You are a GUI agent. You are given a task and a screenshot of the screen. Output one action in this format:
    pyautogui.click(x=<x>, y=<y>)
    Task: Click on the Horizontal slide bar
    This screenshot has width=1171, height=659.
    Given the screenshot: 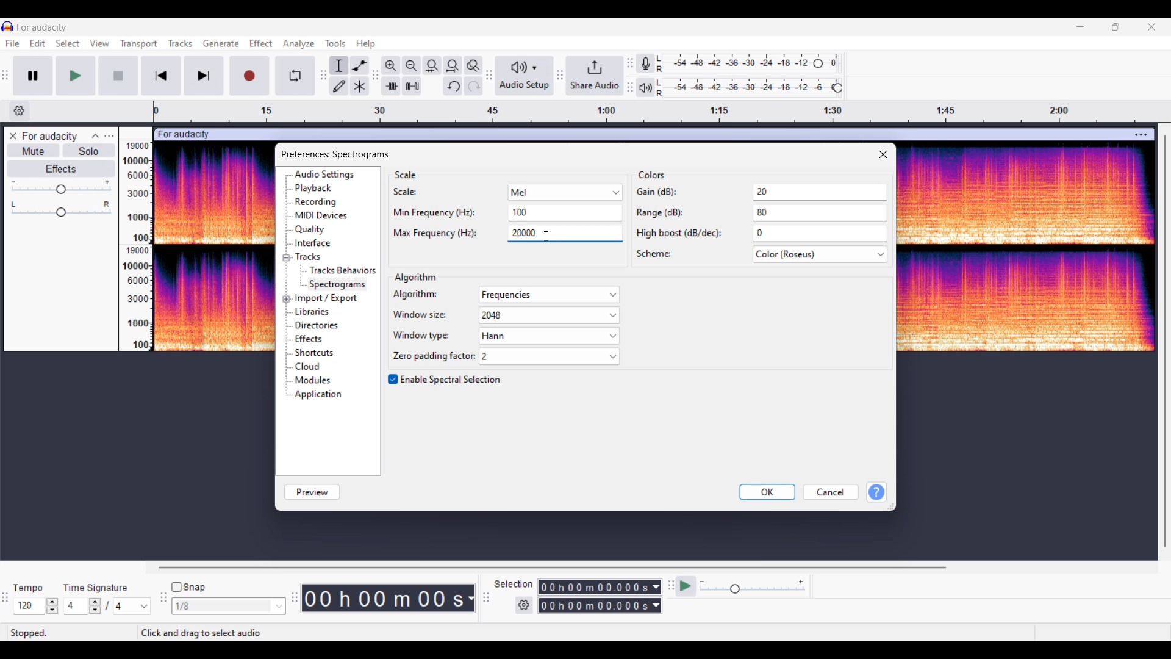 What is the action you would take?
    pyautogui.click(x=556, y=567)
    